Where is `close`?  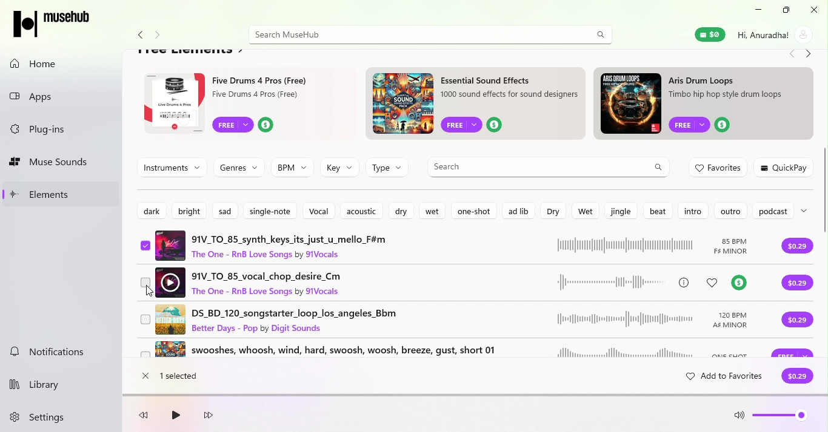
close is located at coordinates (812, 10).